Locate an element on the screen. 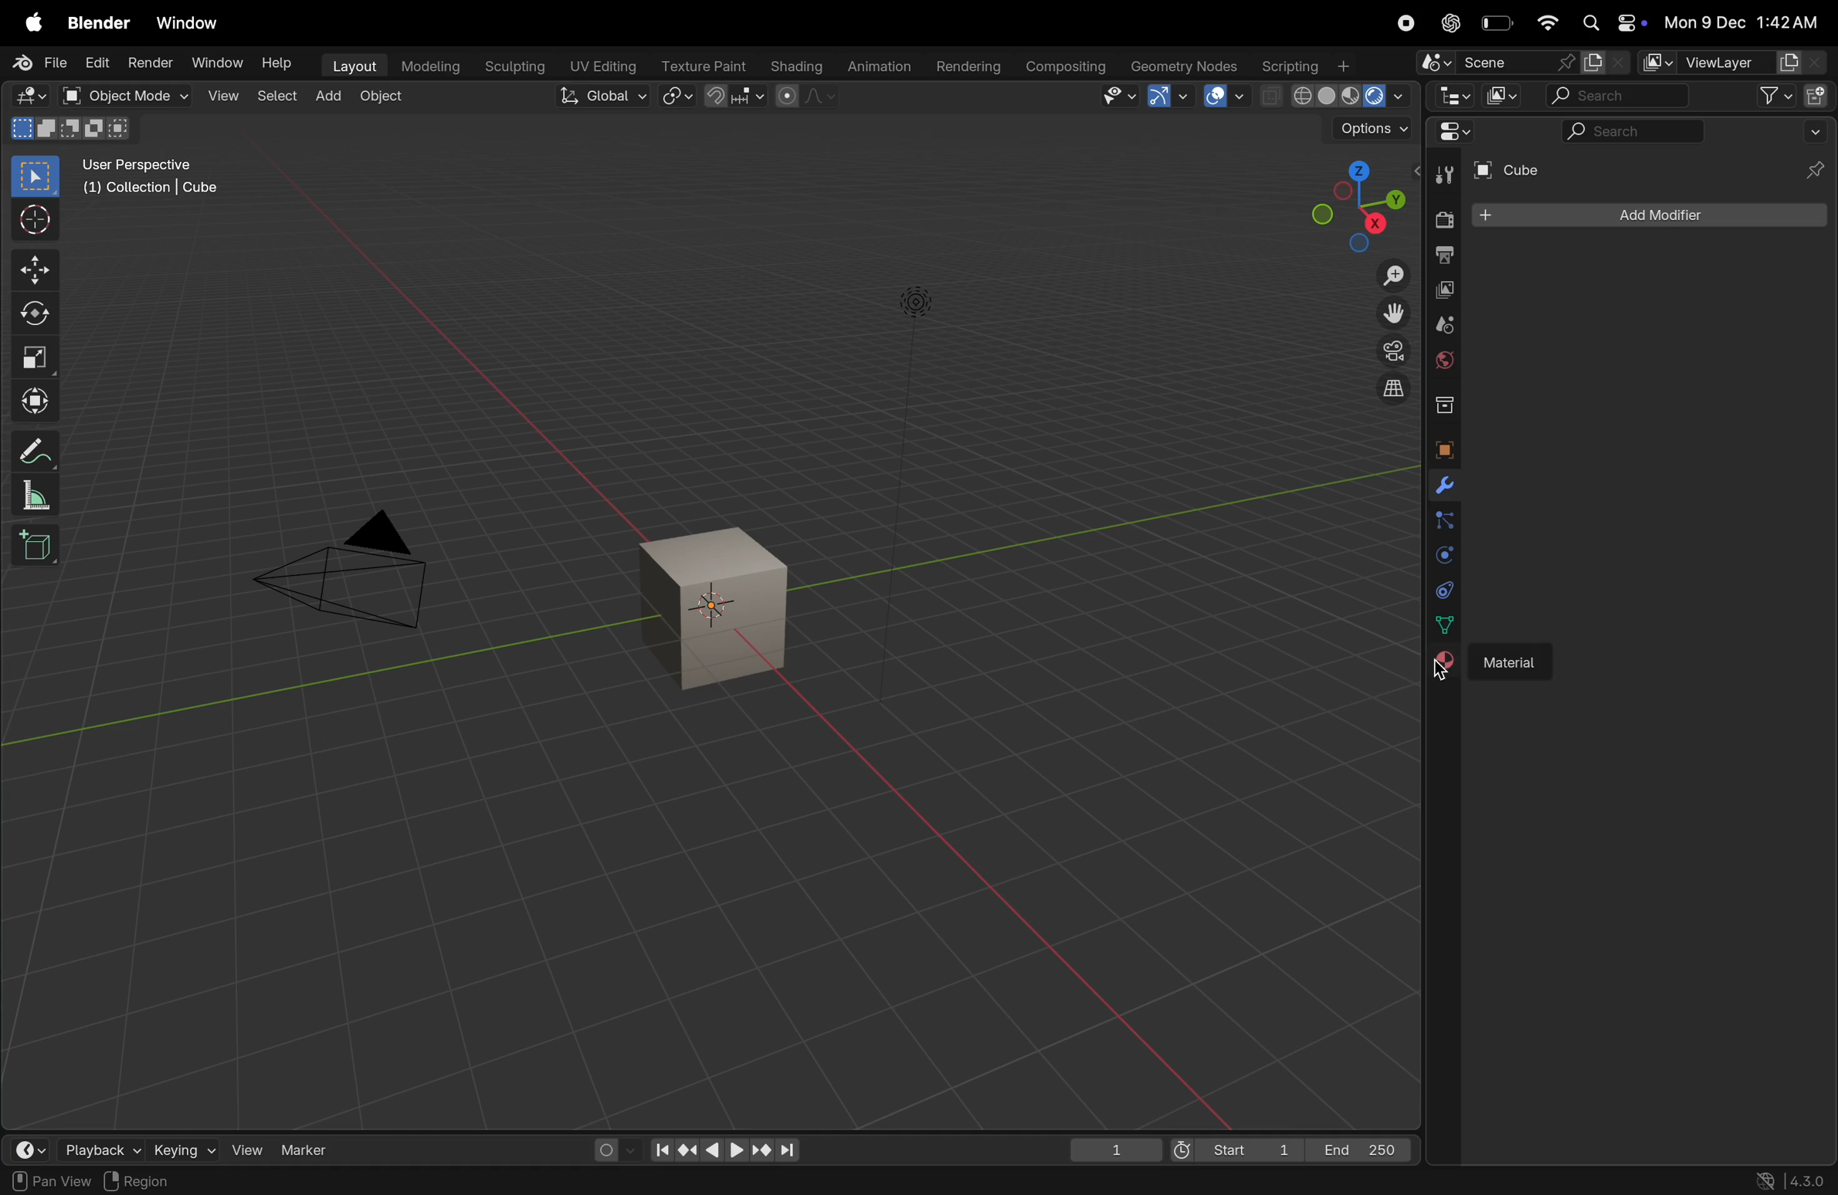 The image size is (1838, 1195). cursosr is located at coordinates (30, 222).